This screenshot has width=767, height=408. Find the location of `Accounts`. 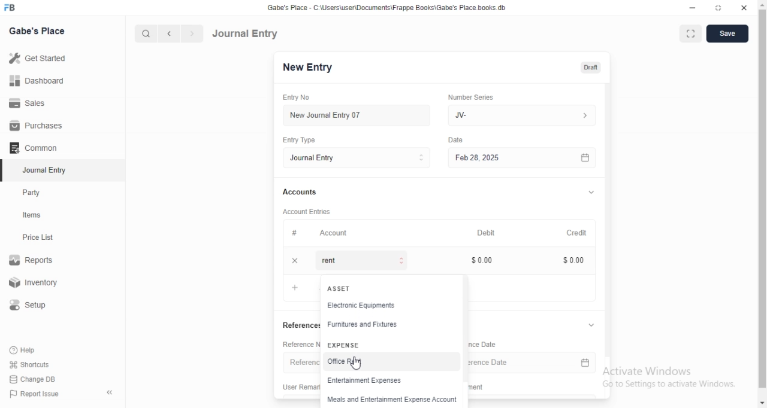

Accounts is located at coordinates (303, 192).